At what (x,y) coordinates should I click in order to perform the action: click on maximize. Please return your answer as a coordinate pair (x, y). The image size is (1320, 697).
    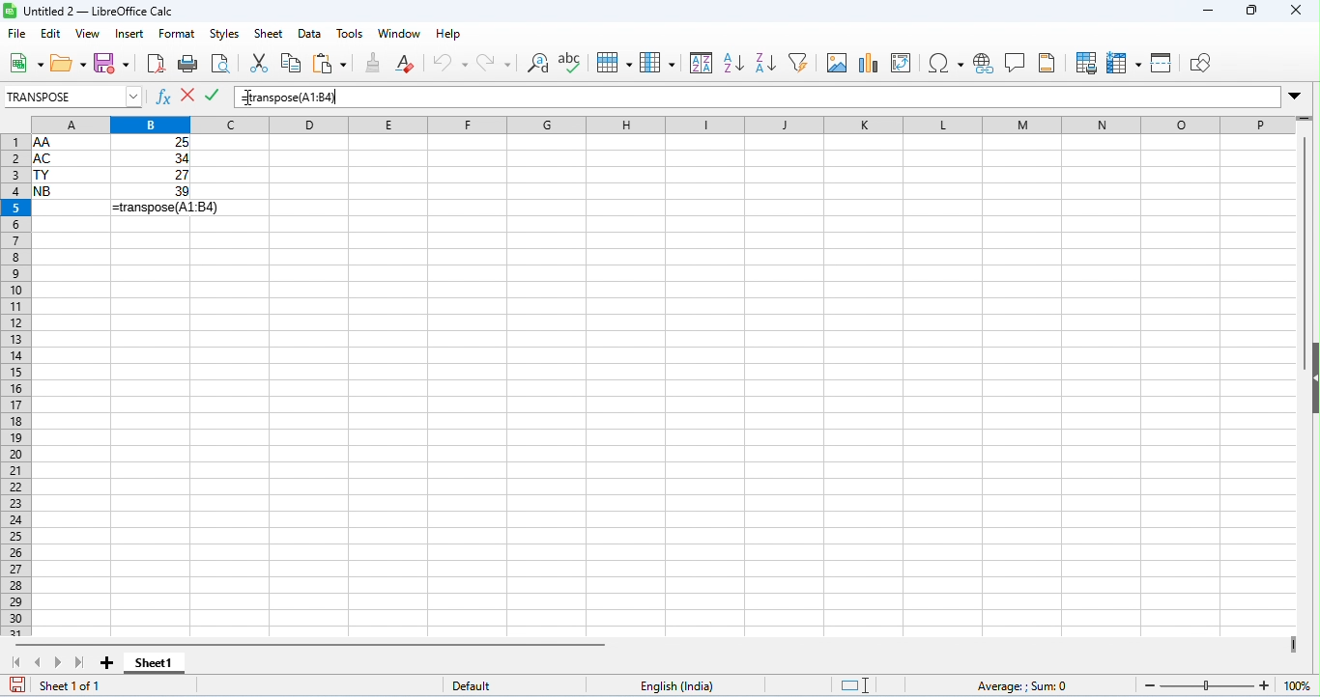
    Looking at the image, I should click on (1252, 12).